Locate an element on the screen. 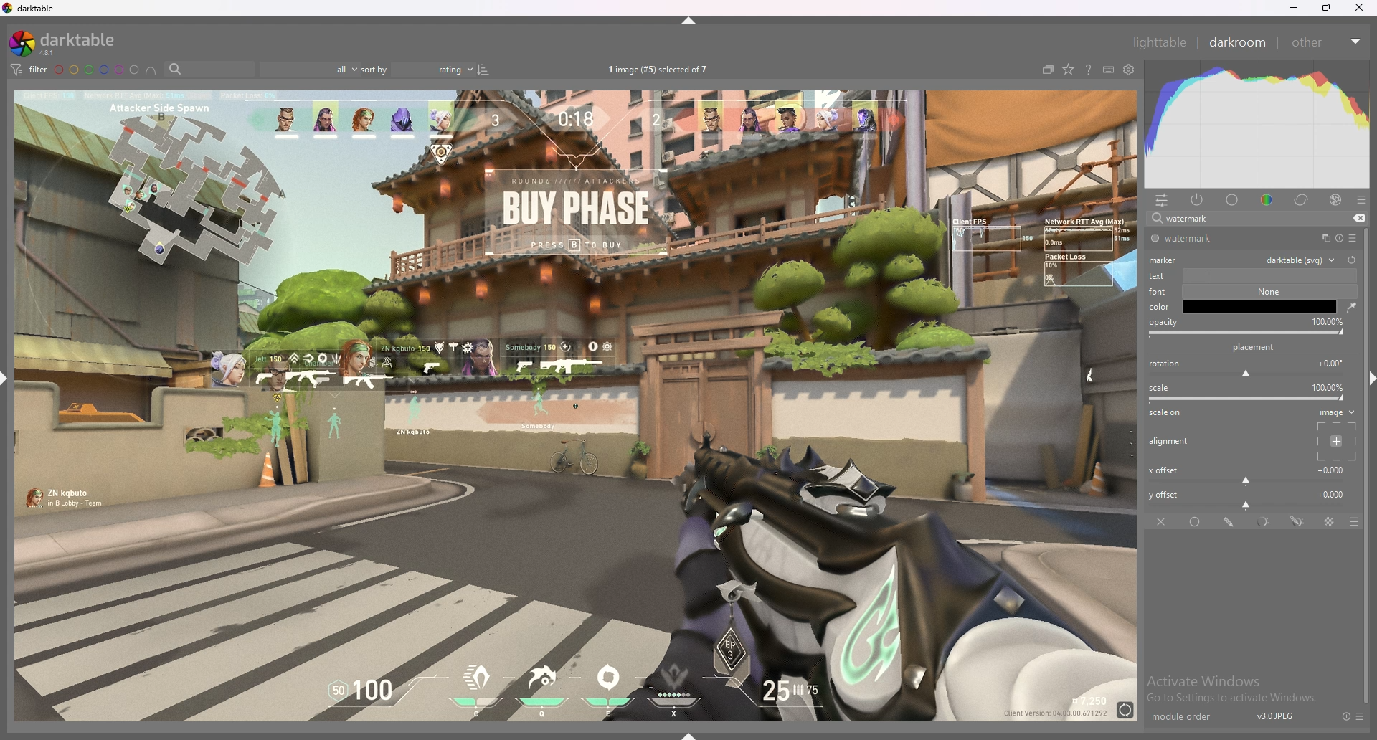 This screenshot has width=1377, height=740. other is located at coordinates (1325, 42).